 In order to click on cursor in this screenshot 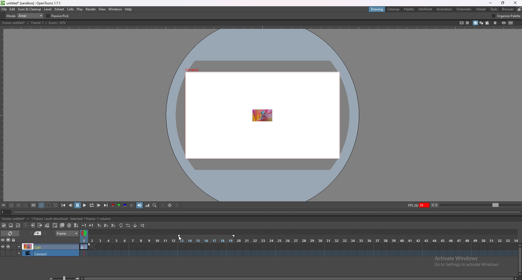, I will do `click(179, 239)`.